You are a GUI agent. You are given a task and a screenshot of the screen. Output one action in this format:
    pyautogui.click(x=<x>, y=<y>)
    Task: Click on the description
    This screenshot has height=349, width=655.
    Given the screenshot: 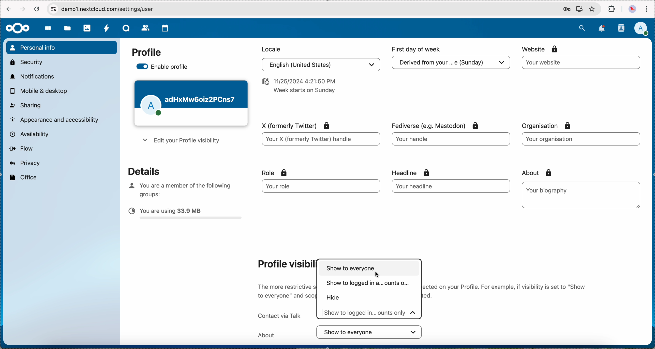 What is the action you would take?
    pyautogui.click(x=286, y=290)
    